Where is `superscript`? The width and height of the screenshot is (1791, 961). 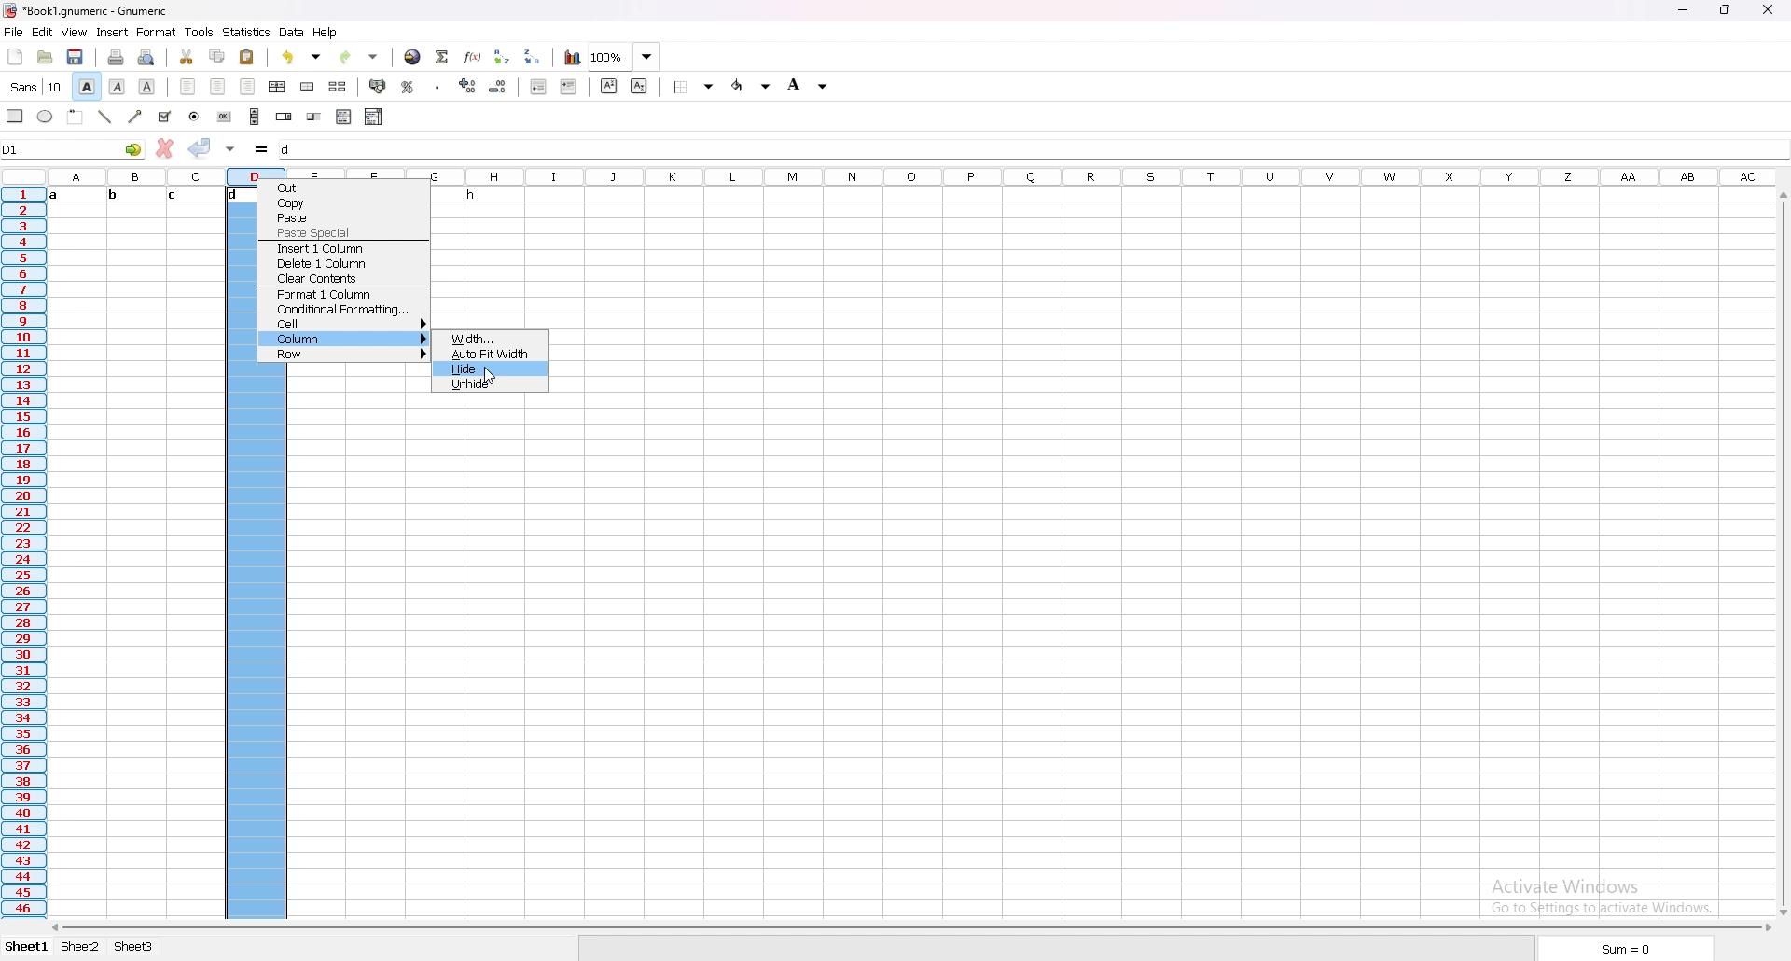 superscript is located at coordinates (609, 85).